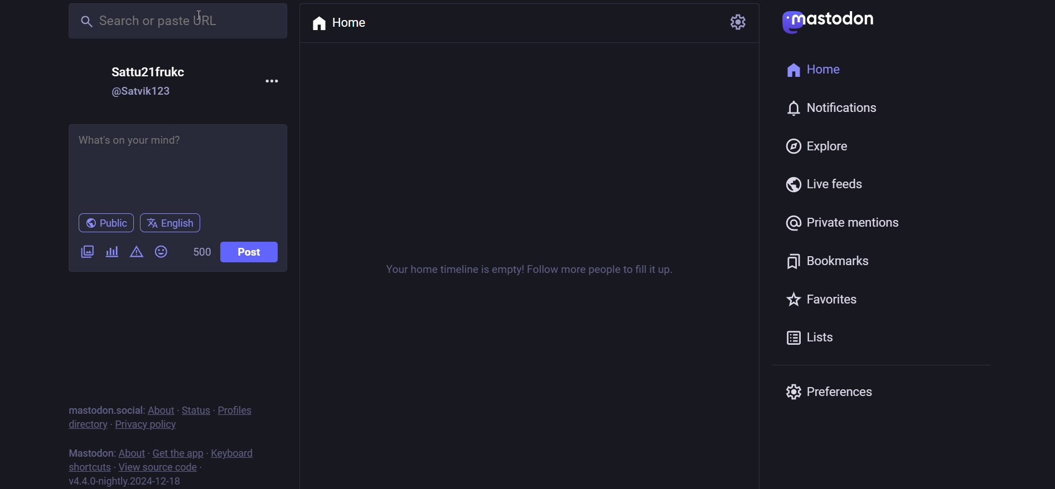 Image resolution: width=1055 pixels, height=489 pixels. What do you see at coordinates (149, 425) in the screenshot?
I see `privacy policy` at bounding box center [149, 425].